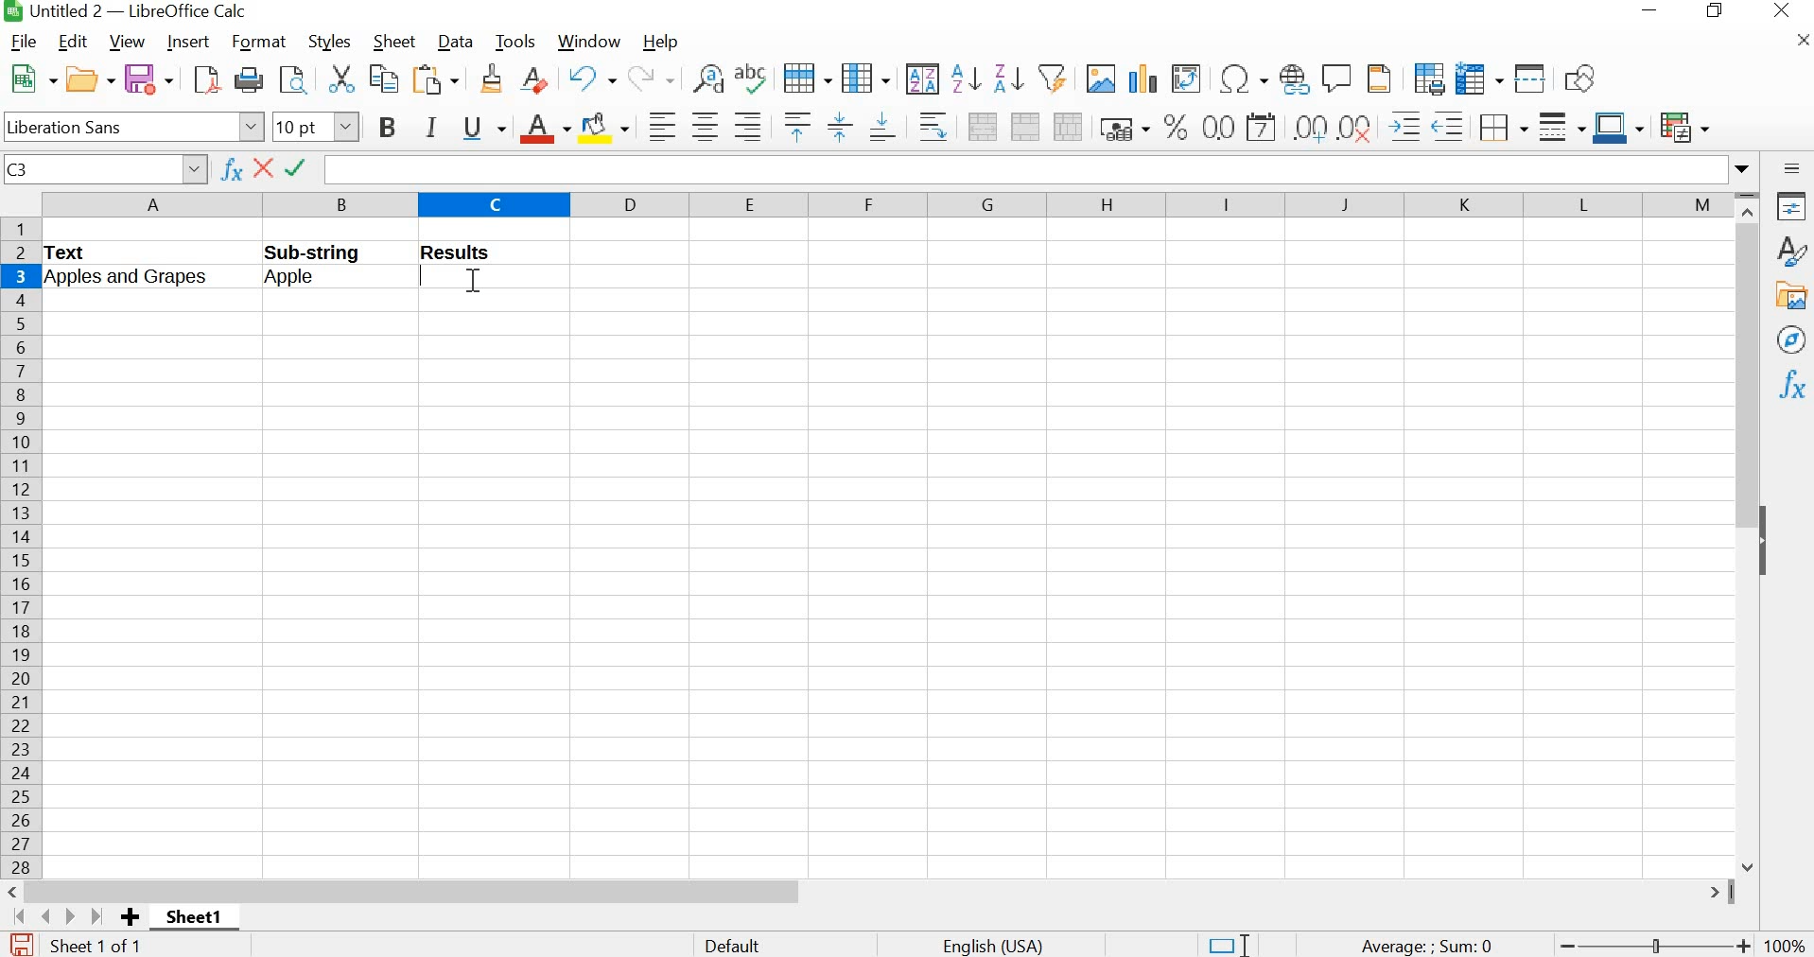 This screenshot has width=1814, height=957. Describe the element at coordinates (310, 280) in the screenshot. I see `Apple` at that location.